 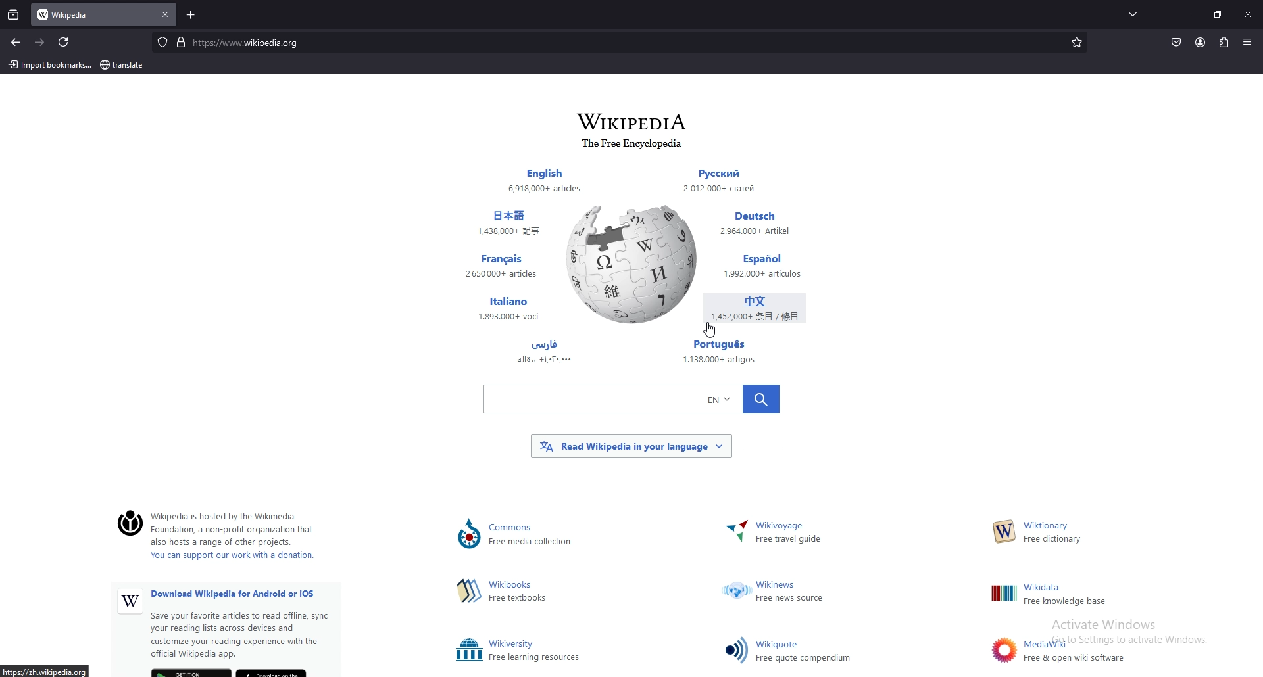 What do you see at coordinates (635, 122) in the screenshot?
I see `WIKIPEDIA` at bounding box center [635, 122].